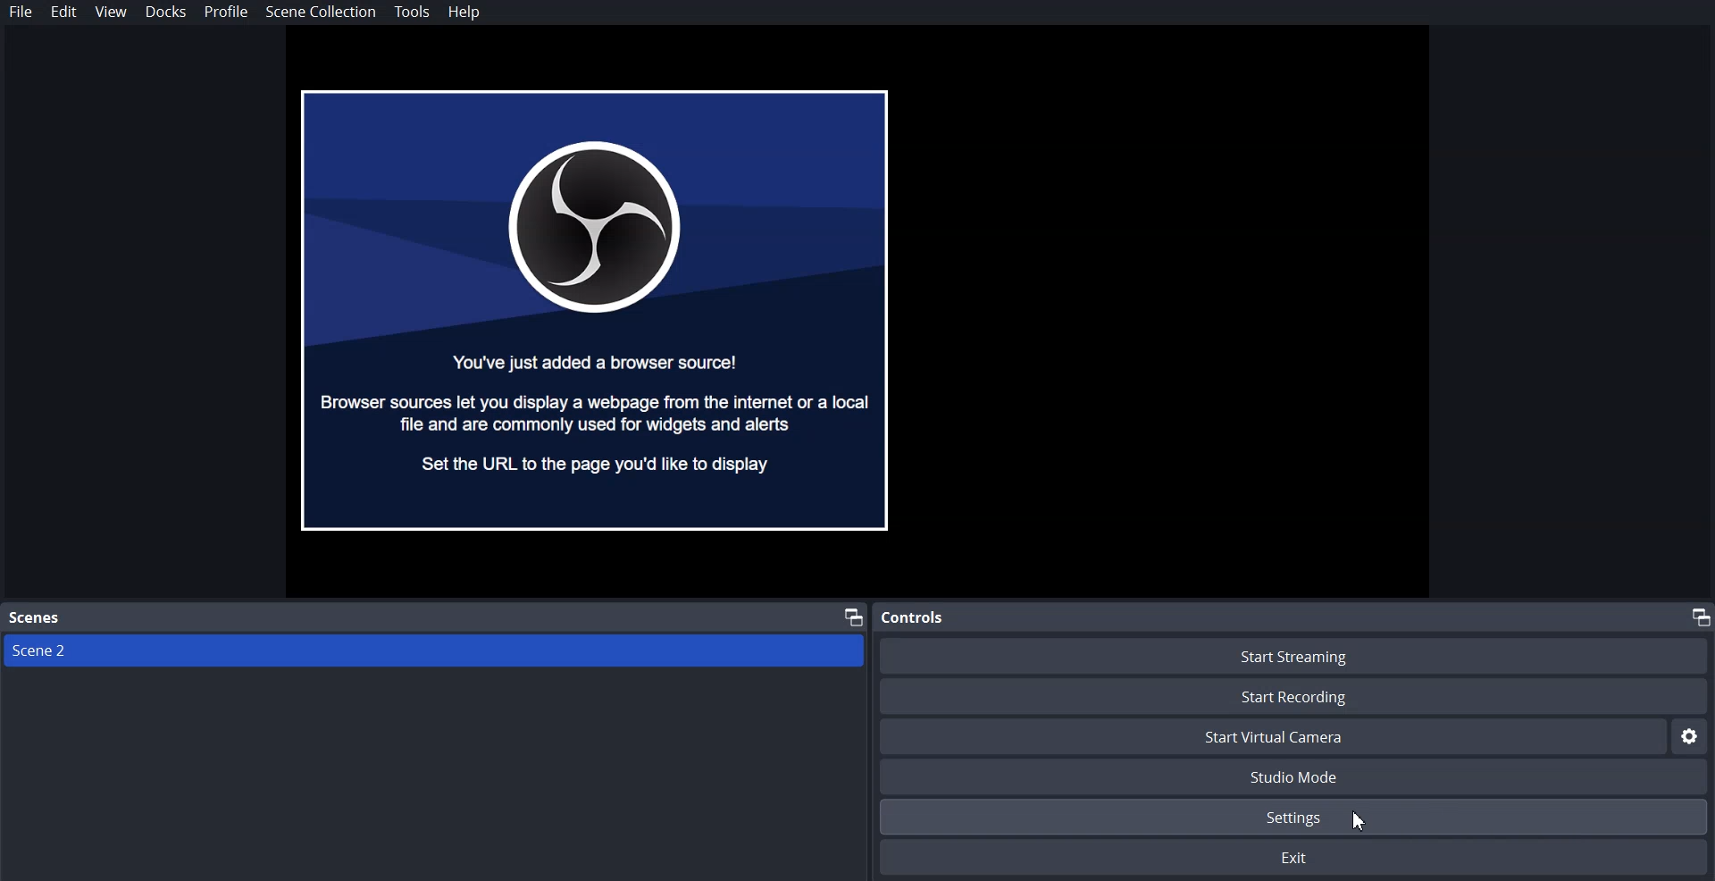 The width and height of the screenshot is (1715, 881). I want to click on Profile, so click(226, 13).